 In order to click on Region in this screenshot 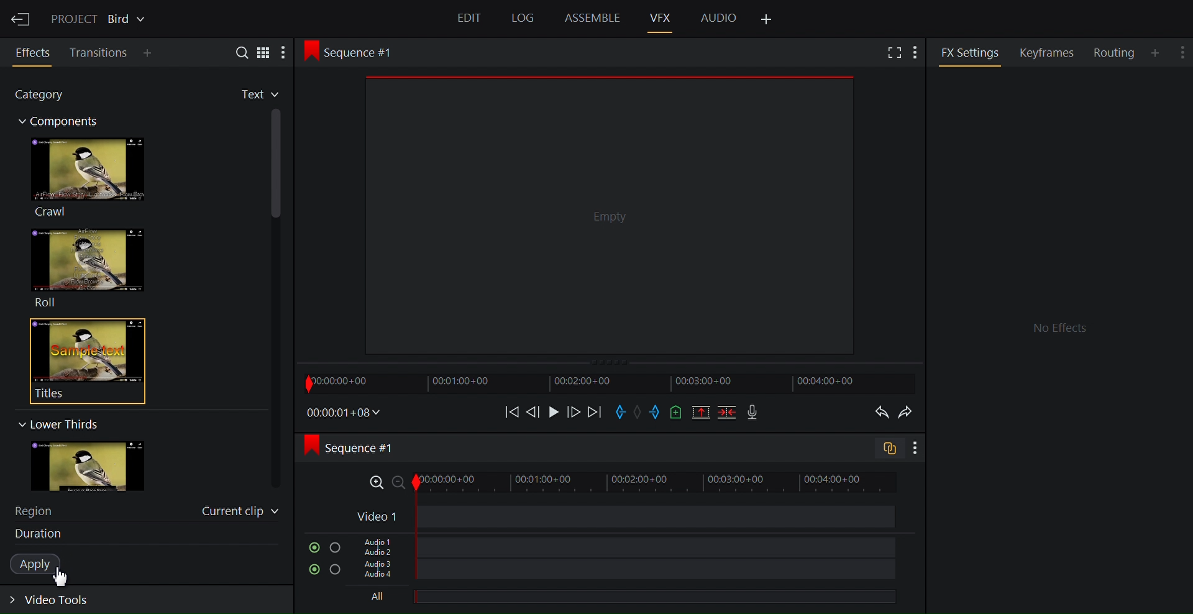, I will do `click(40, 510)`.